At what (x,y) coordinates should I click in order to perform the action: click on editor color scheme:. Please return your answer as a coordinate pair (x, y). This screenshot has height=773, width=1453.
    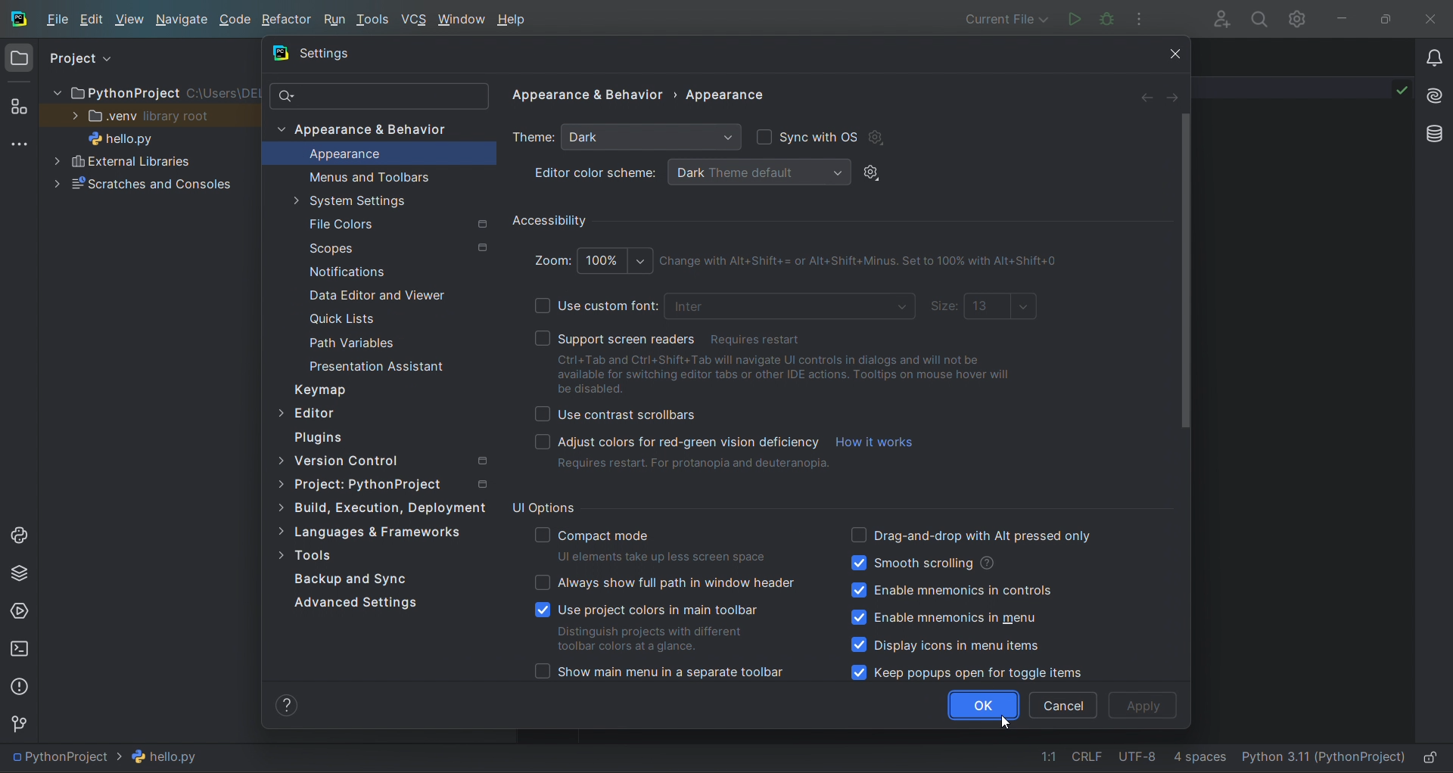
    Looking at the image, I should click on (580, 172).